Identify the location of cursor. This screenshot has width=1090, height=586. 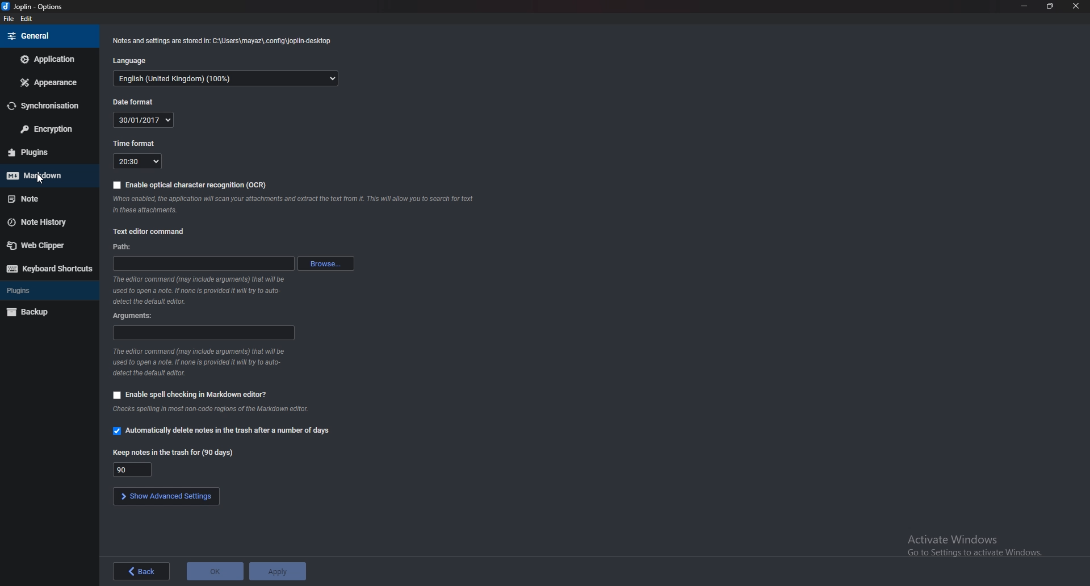
(39, 180).